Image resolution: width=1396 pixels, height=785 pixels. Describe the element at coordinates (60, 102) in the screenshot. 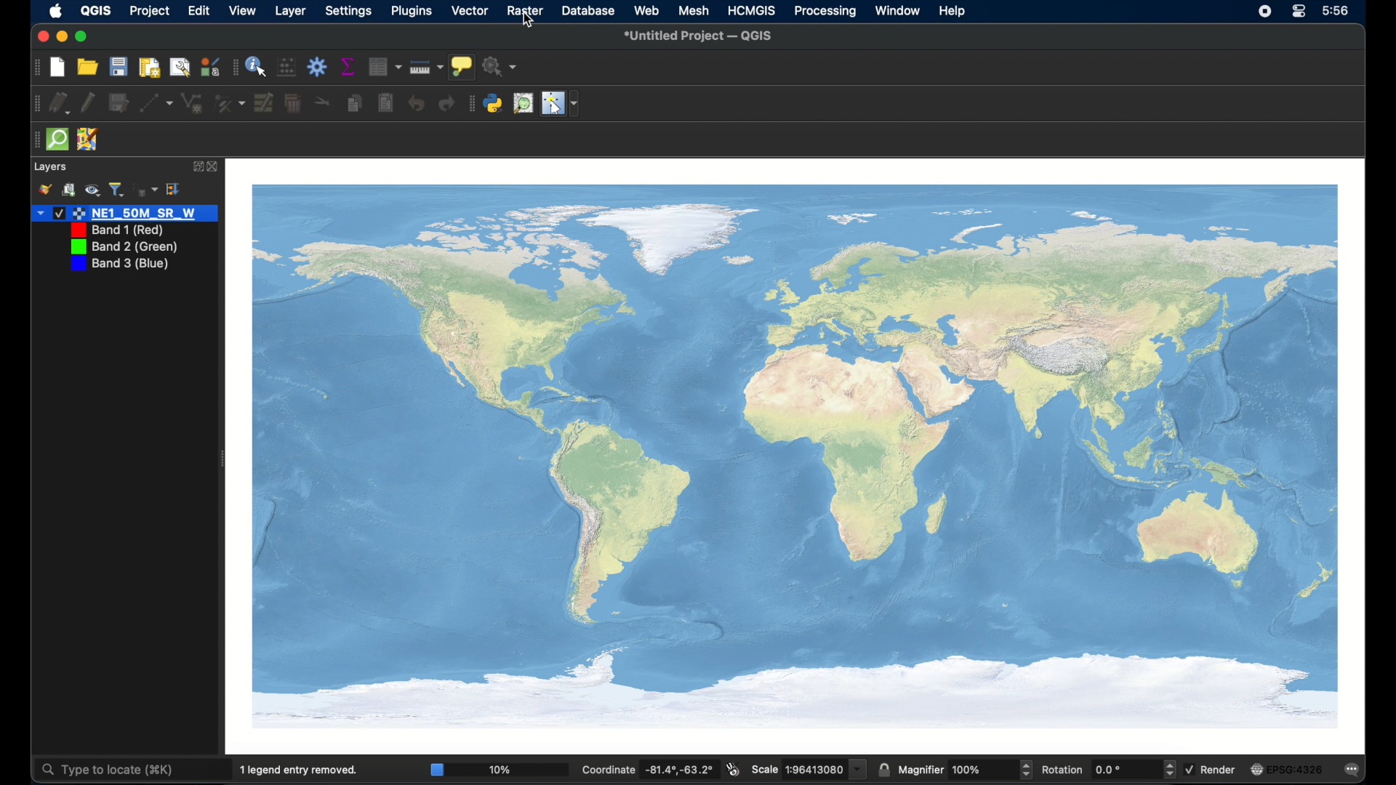

I see `current edits` at that location.